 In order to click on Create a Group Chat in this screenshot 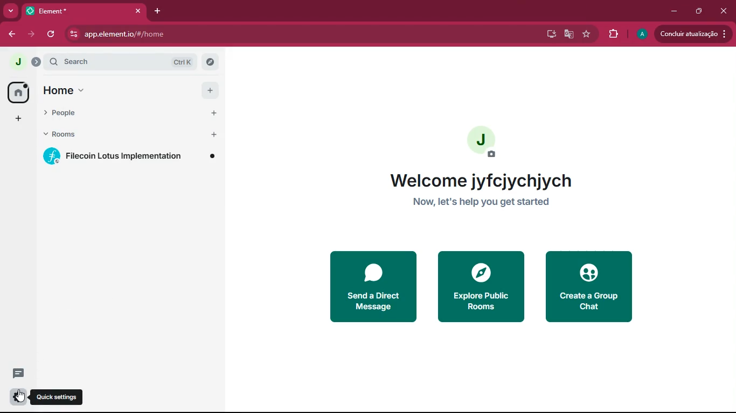, I will do `click(595, 286)`.